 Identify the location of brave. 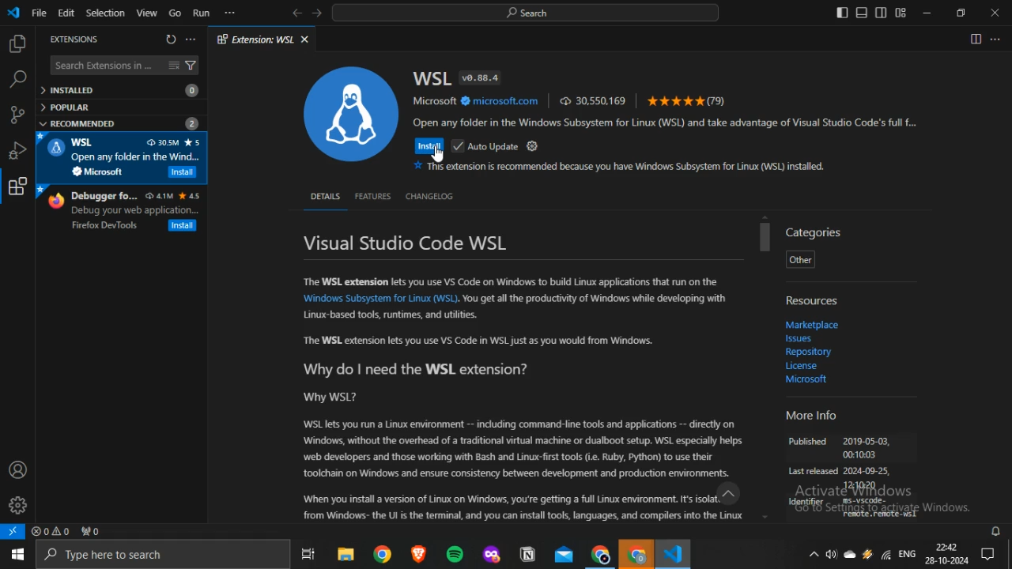
(419, 552).